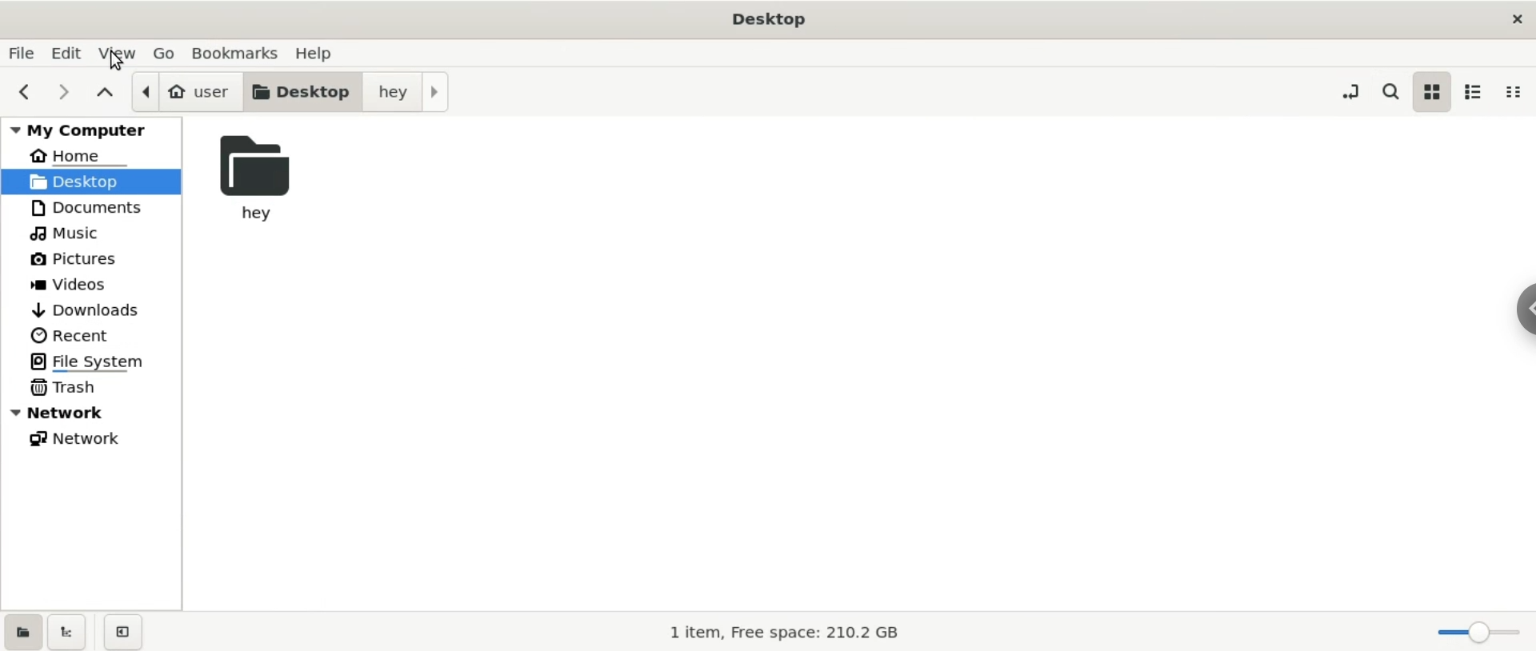 Image resolution: width=1536 pixels, height=651 pixels. What do you see at coordinates (98, 210) in the screenshot?
I see `documents` at bounding box center [98, 210].